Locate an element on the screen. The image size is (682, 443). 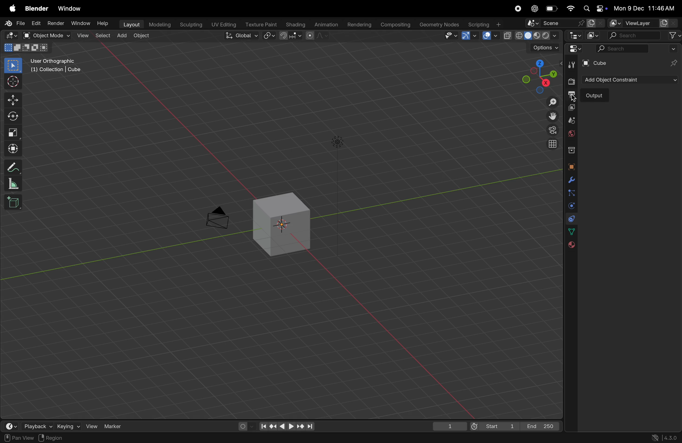
file is located at coordinates (15, 23).